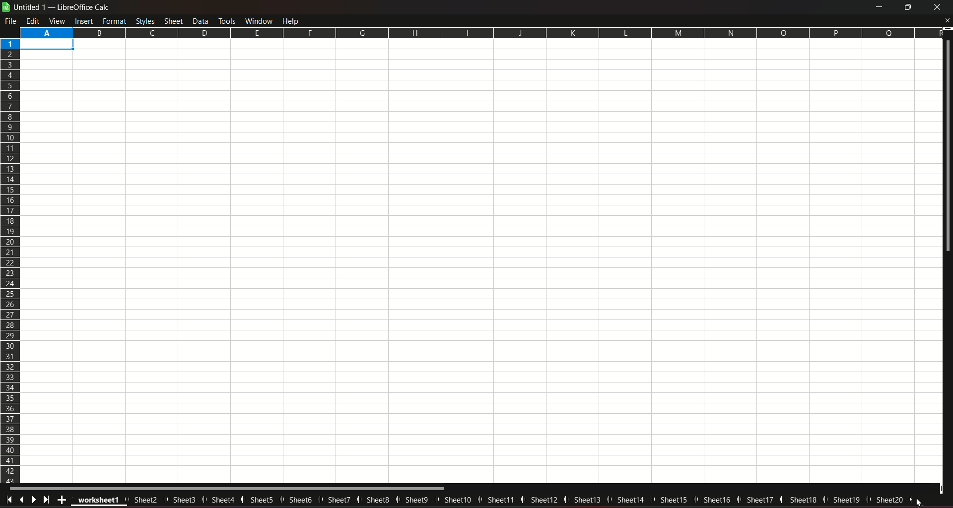  I want to click on Window, so click(258, 20).